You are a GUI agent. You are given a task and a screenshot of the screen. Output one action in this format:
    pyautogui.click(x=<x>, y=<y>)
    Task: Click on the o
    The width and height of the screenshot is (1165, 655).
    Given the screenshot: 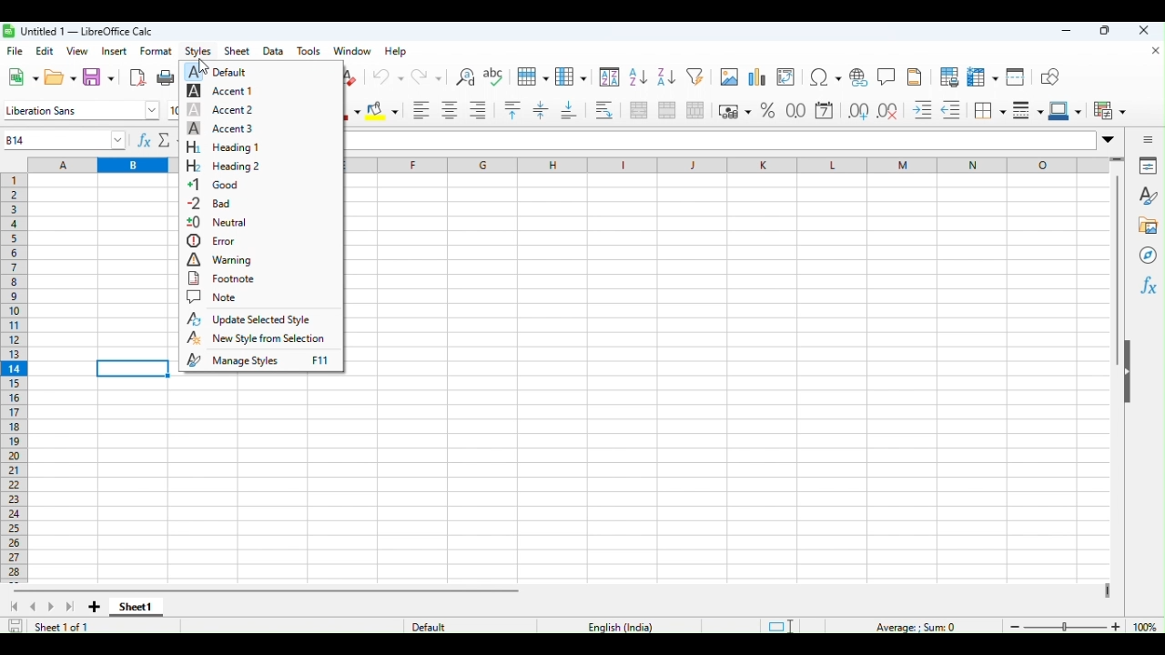 What is the action you would take?
    pyautogui.click(x=1047, y=166)
    